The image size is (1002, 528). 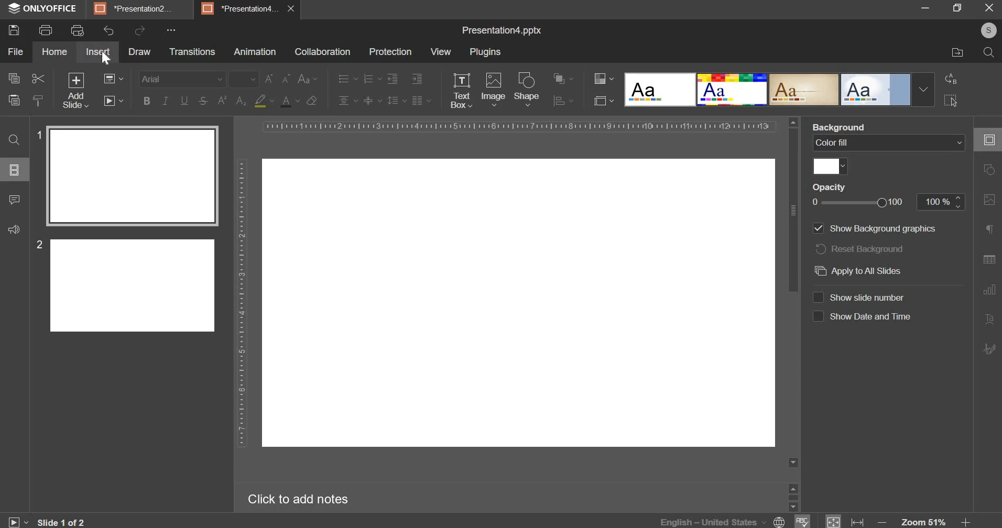 I want to click on ‘Show Background graphics, so click(x=882, y=229).